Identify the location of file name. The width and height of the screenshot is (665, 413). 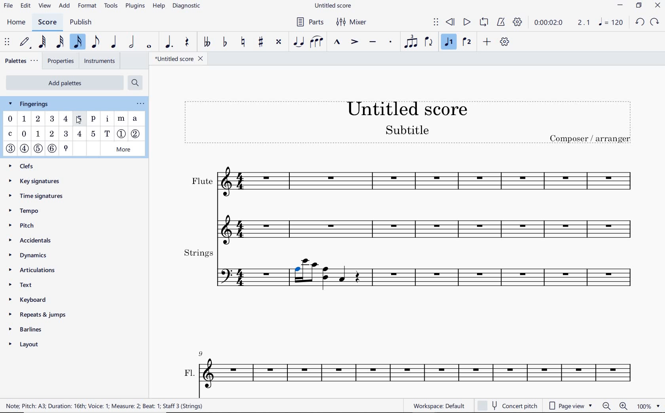
(179, 59).